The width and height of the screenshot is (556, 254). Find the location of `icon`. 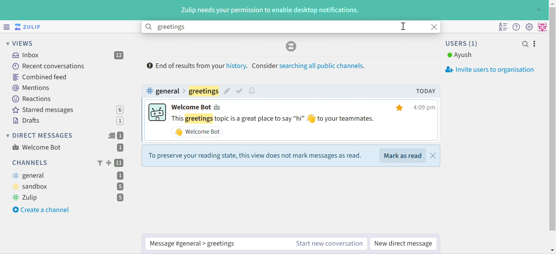

icon is located at coordinates (157, 112).